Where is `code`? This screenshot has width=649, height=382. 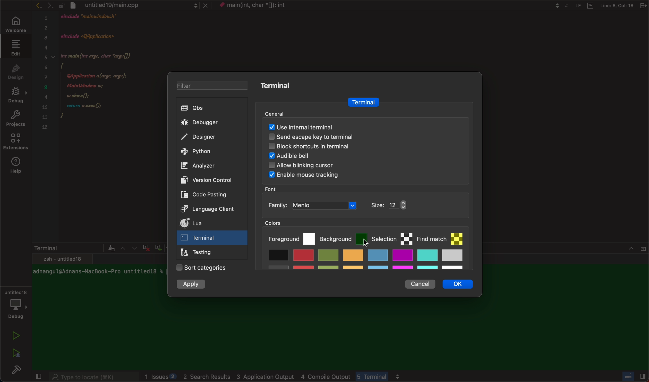
code is located at coordinates (107, 78).